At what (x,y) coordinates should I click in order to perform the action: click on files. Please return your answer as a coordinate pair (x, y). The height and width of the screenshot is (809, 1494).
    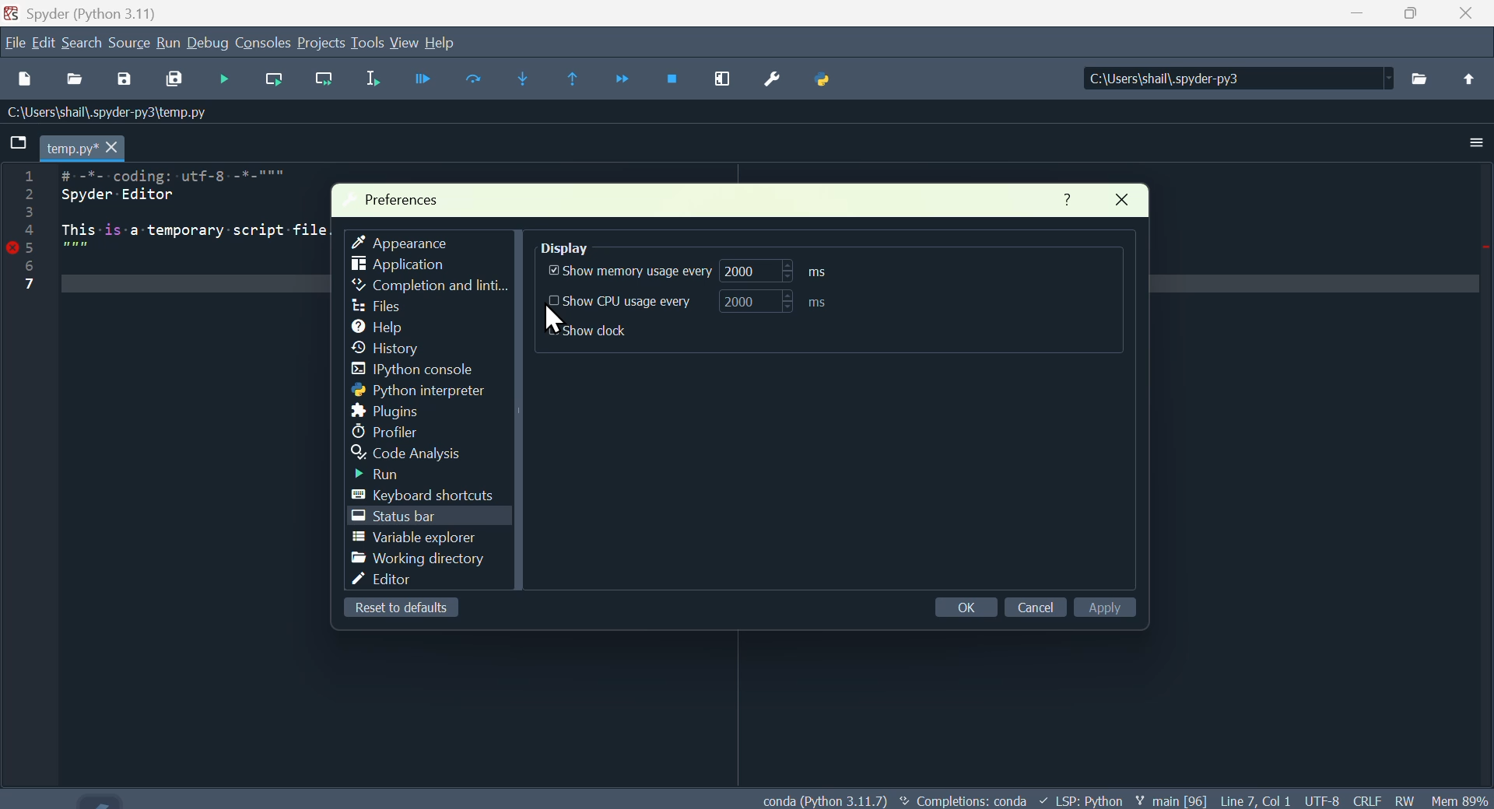
    Looking at the image, I should click on (1422, 75).